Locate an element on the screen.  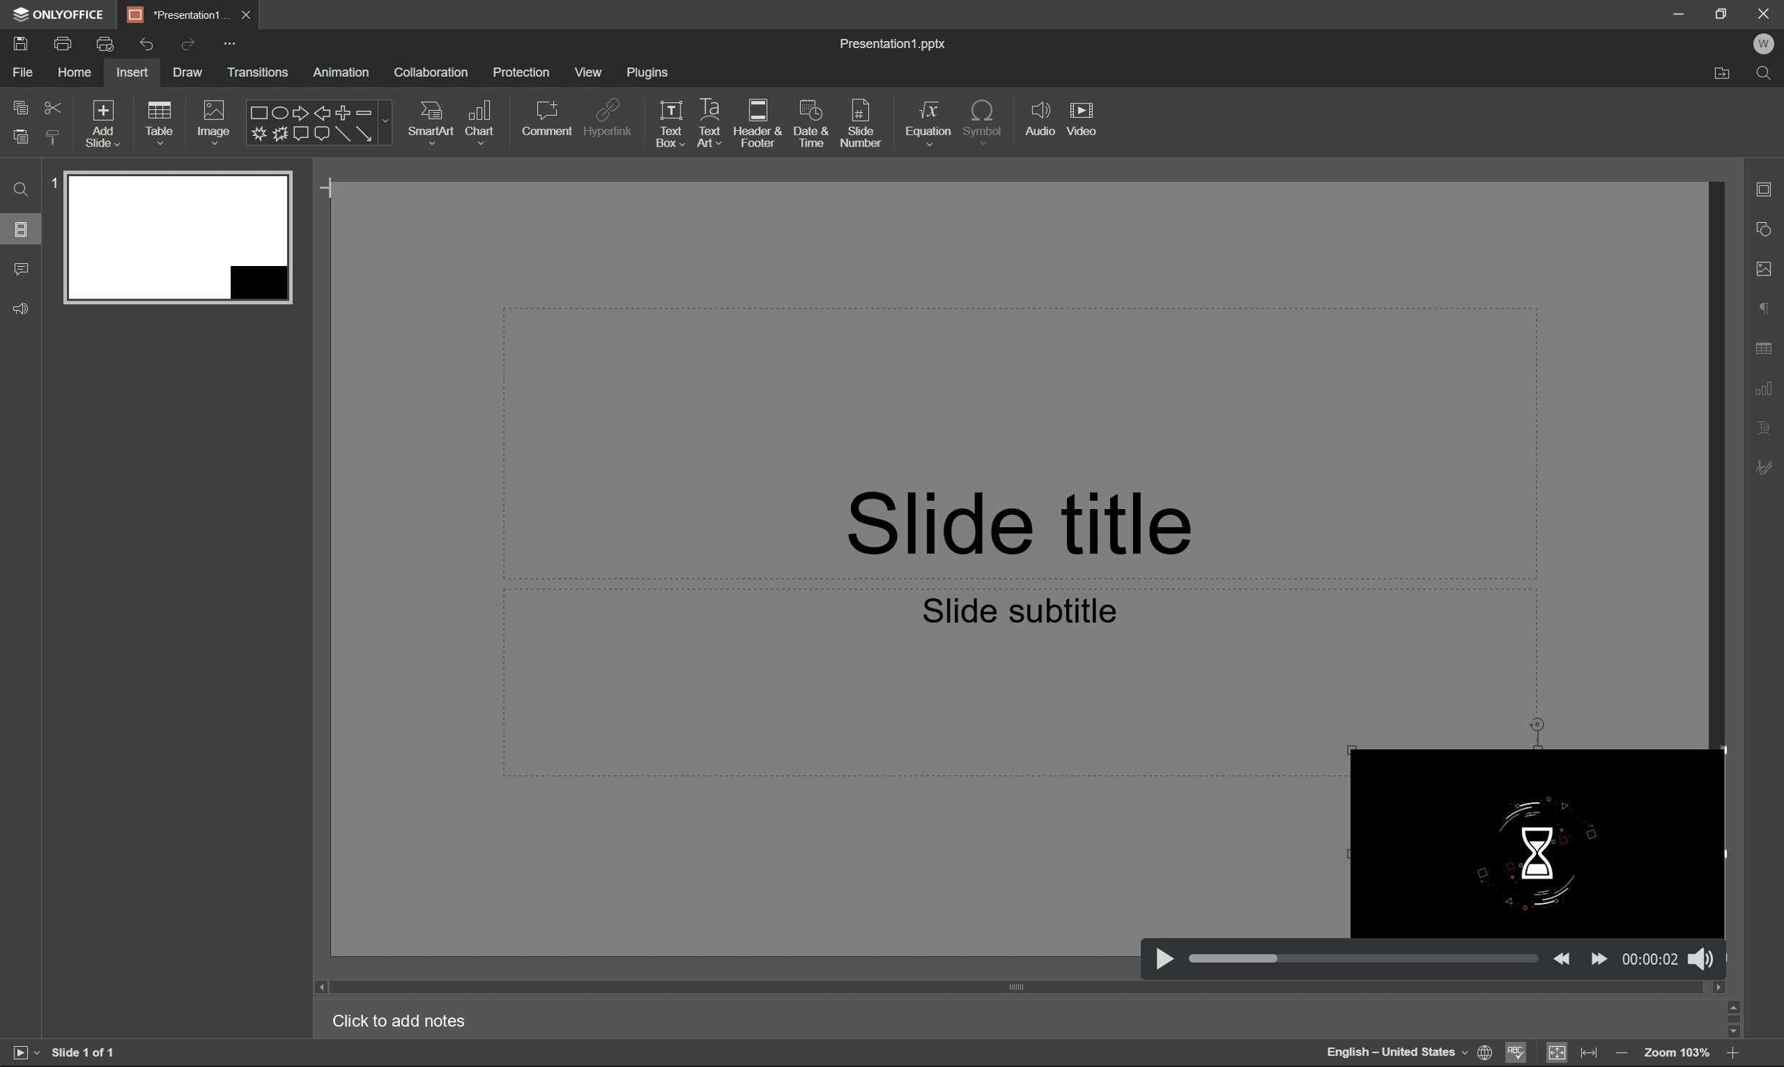
save is located at coordinates (18, 41).